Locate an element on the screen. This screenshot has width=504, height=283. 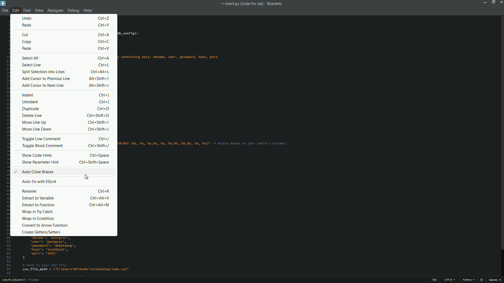
view menu is located at coordinates (38, 10).